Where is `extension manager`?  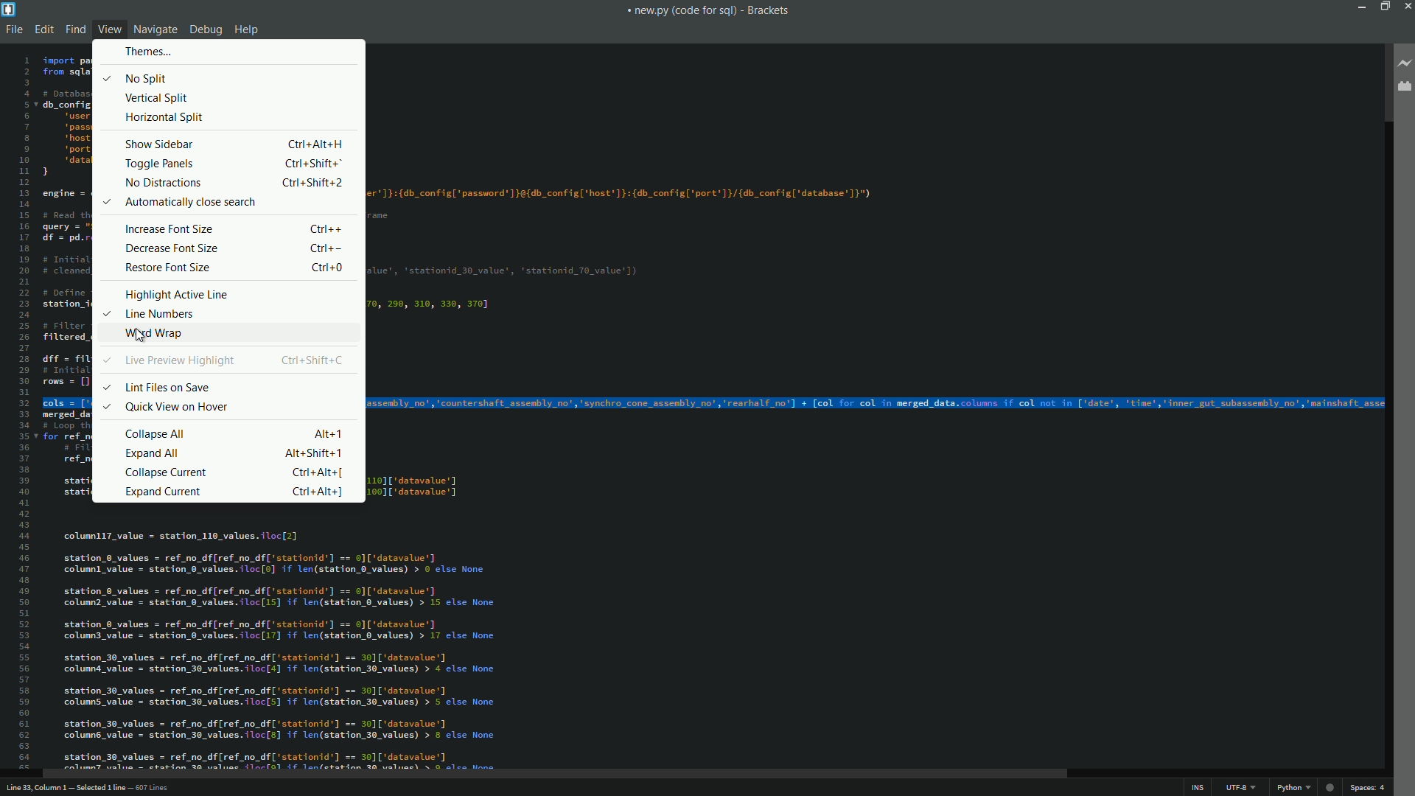 extension manager is located at coordinates (1403, 87).